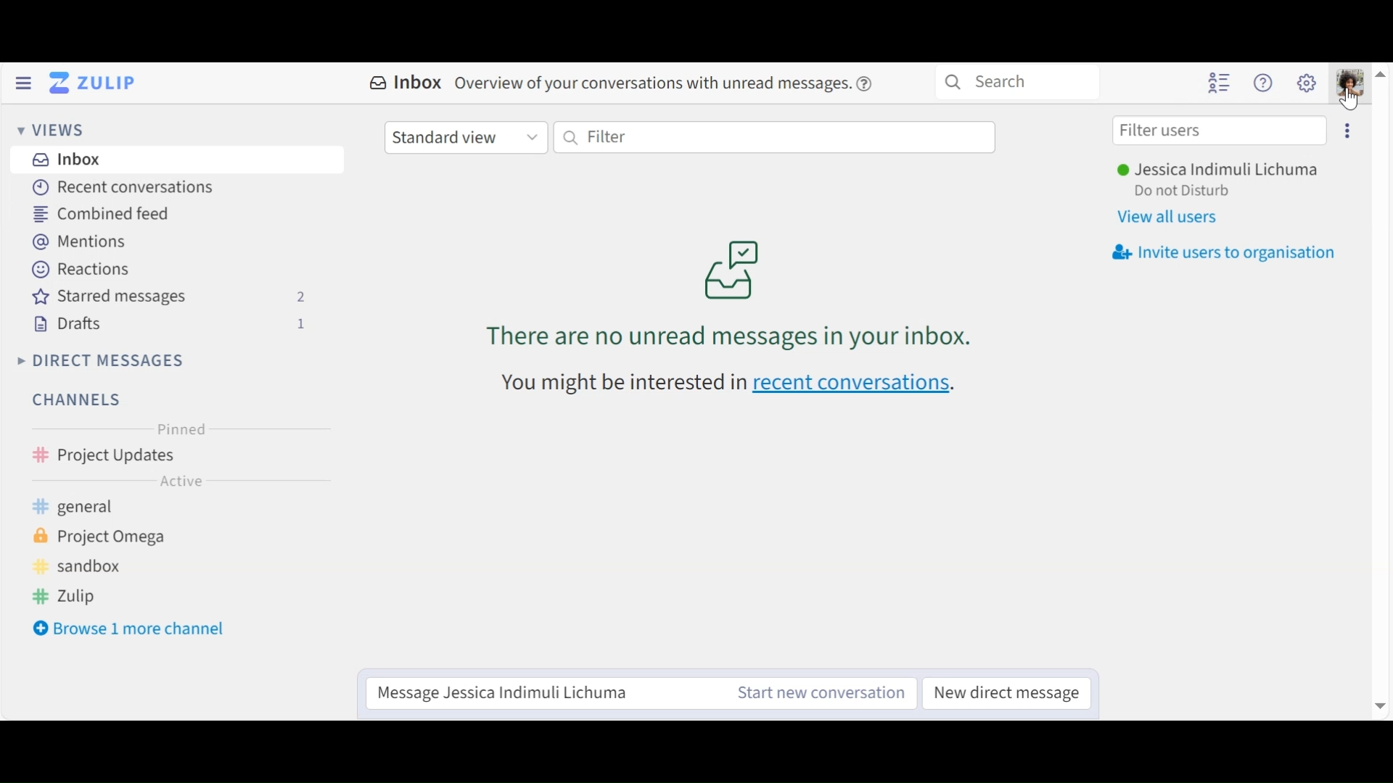 The height and width of the screenshot is (783, 1393). Describe the element at coordinates (96, 83) in the screenshot. I see `Go to Home View` at that location.